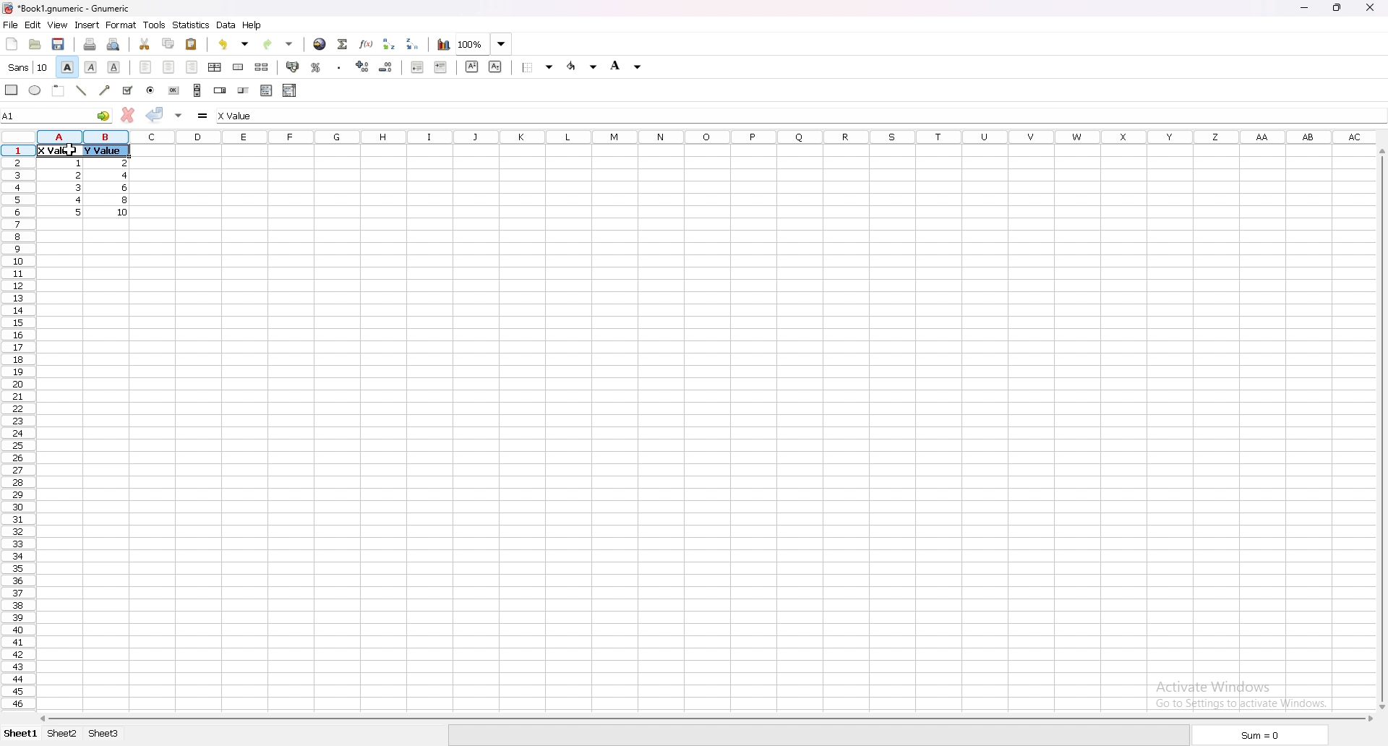  I want to click on decrease decimals, so click(386, 67).